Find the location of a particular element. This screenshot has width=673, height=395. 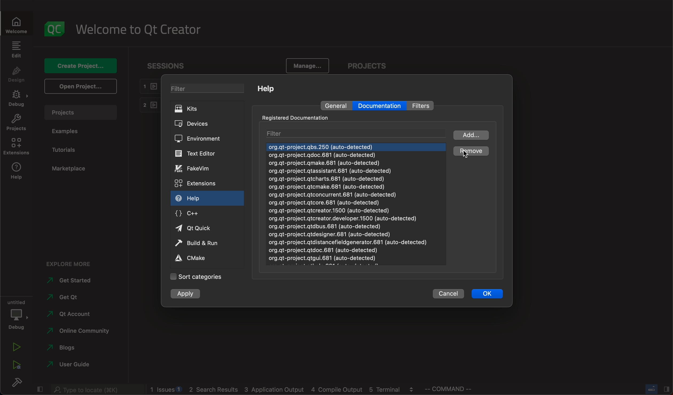

manage is located at coordinates (310, 66).